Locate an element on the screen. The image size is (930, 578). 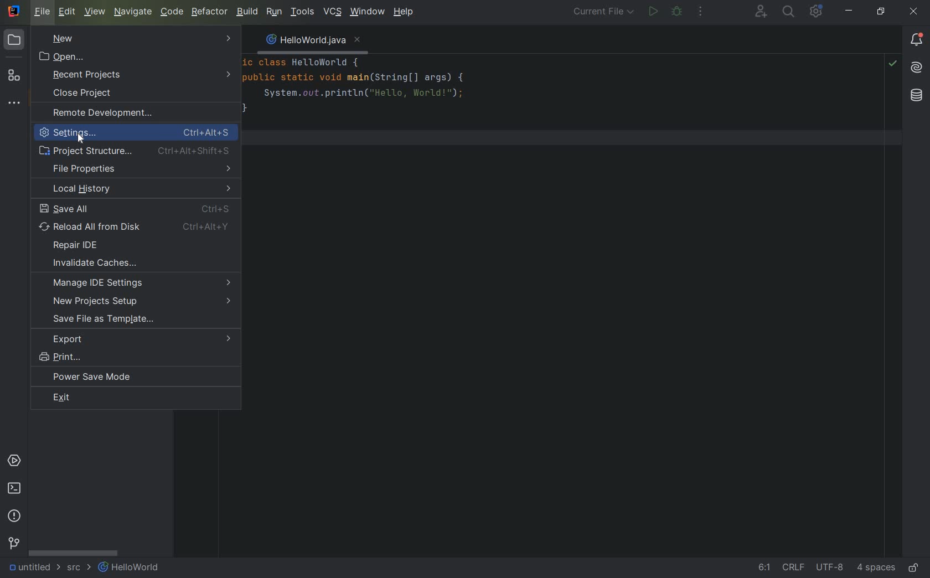
AI Assistant is located at coordinates (916, 68).